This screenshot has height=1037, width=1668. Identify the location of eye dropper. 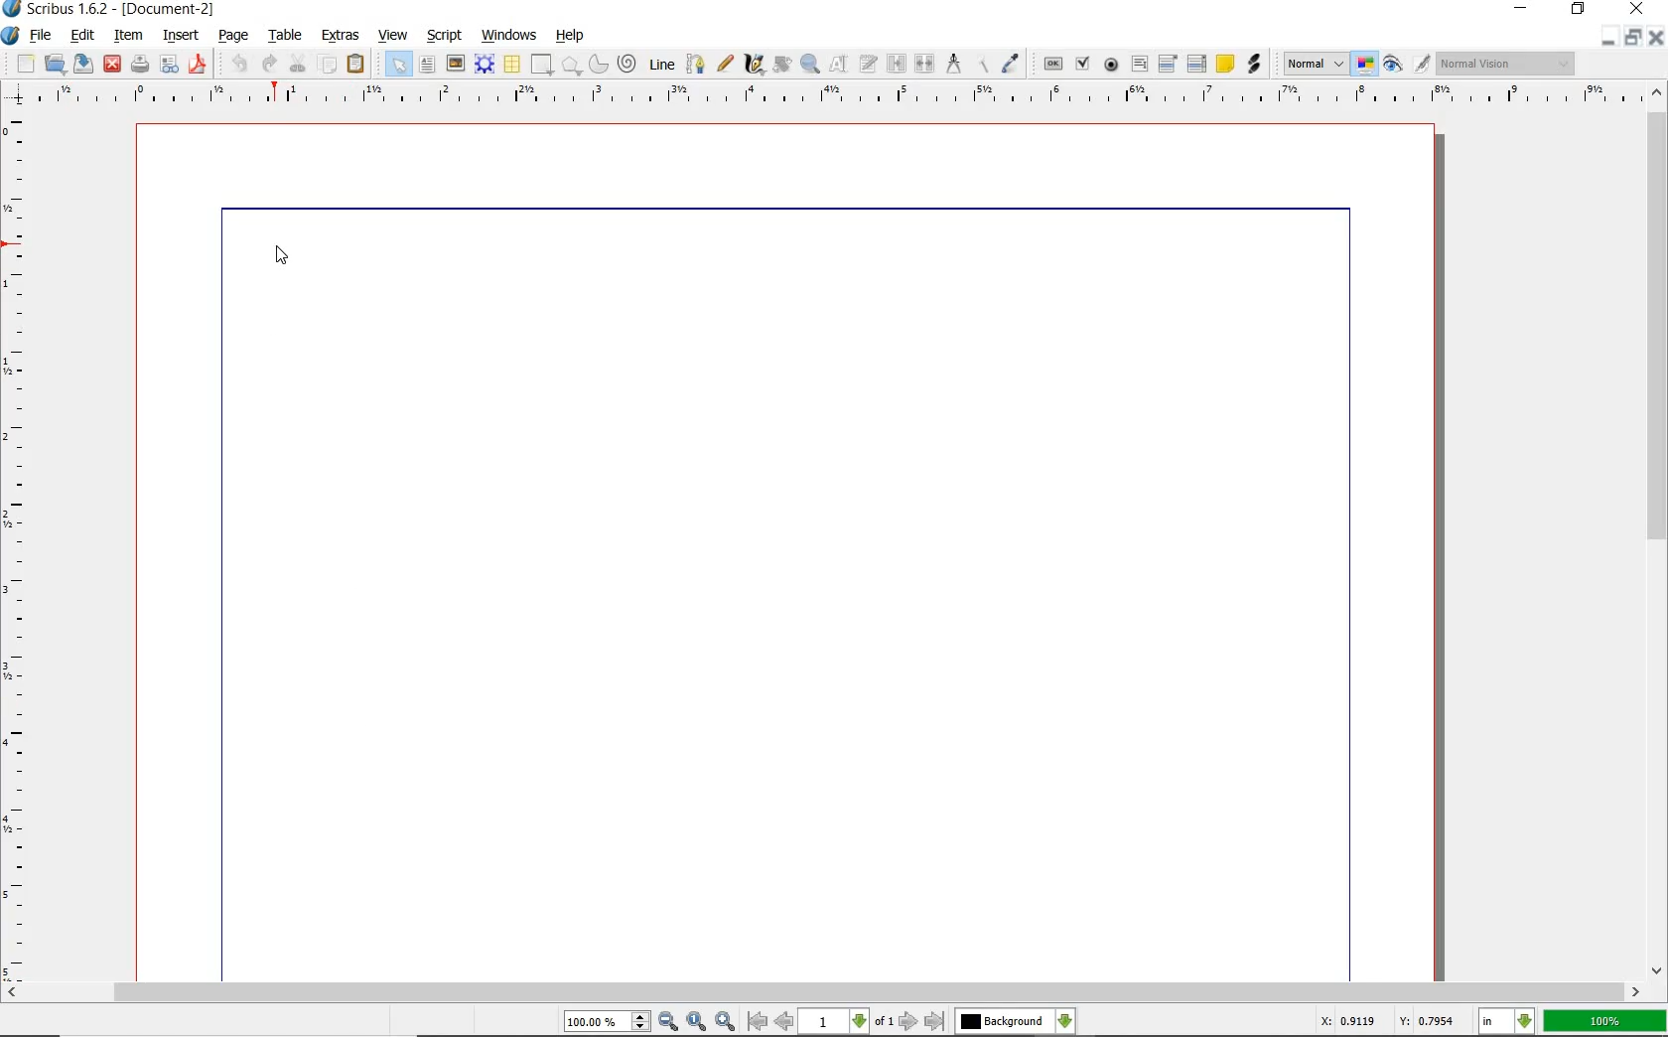
(1010, 63).